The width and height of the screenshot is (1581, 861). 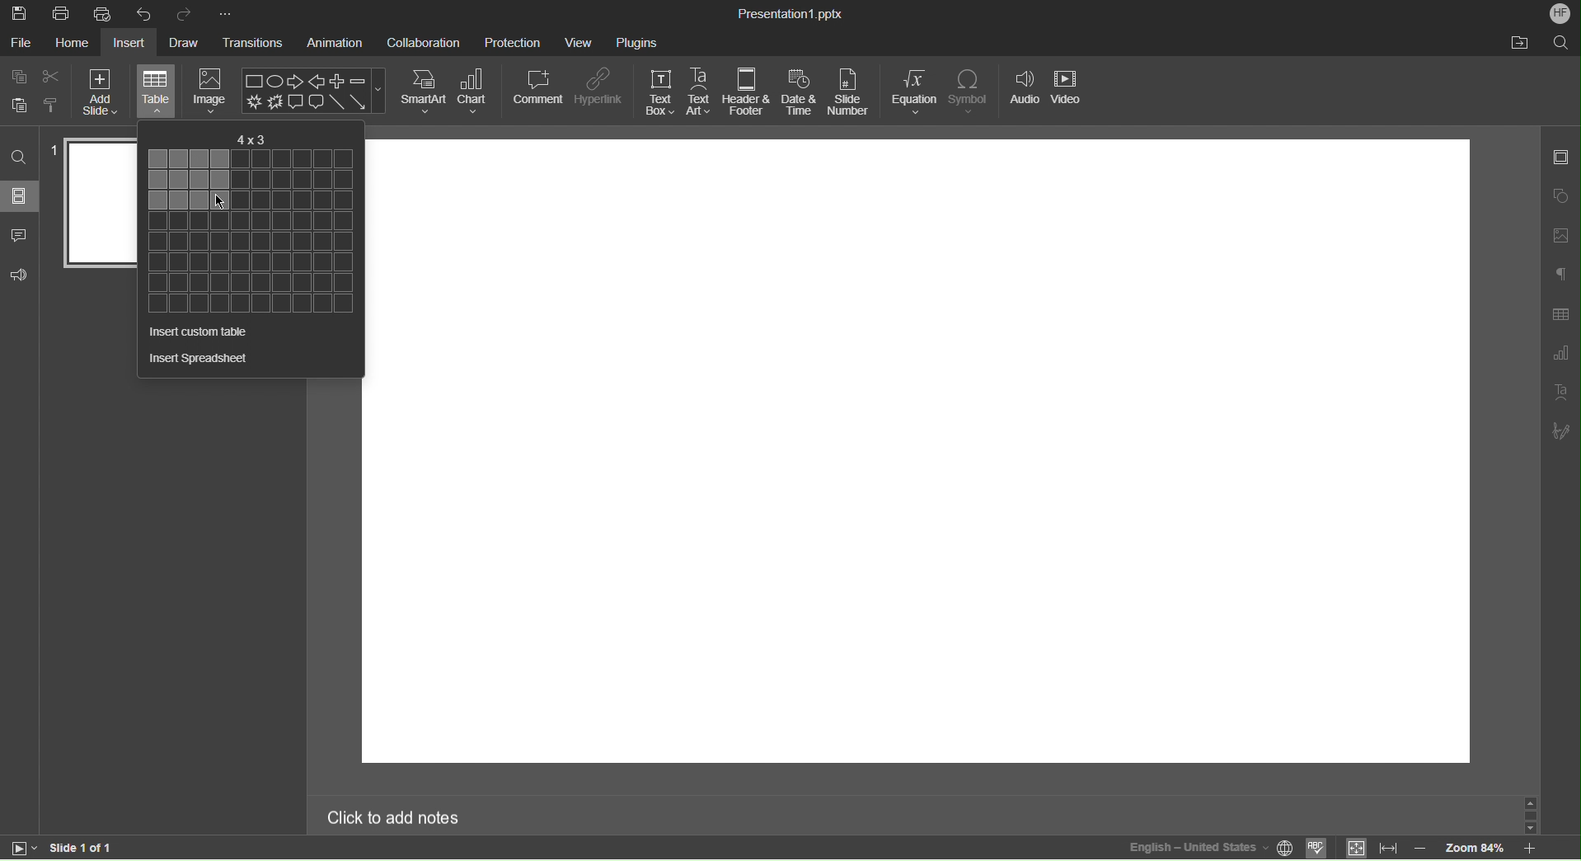 I want to click on Text Box, so click(x=660, y=92).